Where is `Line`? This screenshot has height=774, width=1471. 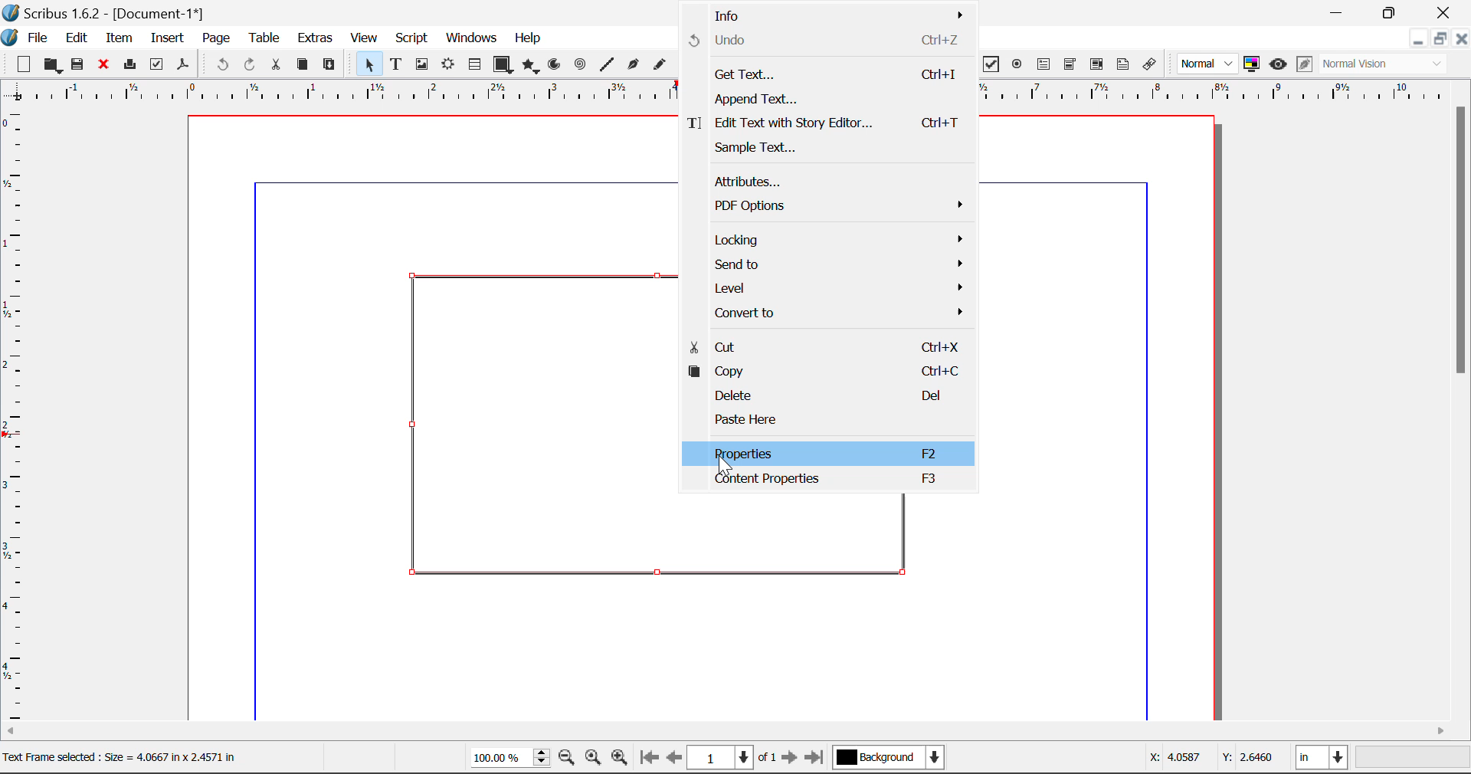 Line is located at coordinates (607, 64).